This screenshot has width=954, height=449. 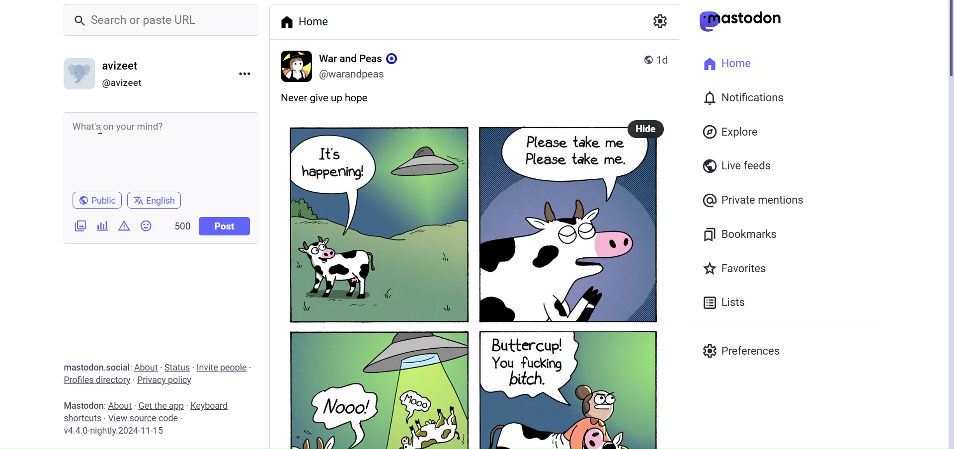 What do you see at coordinates (80, 225) in the screenshot?
I see `Add Images` at bounding box center [80, 225].